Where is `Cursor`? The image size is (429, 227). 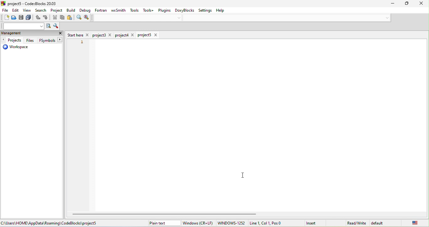
Cursor is located at coordinates (243, 176).